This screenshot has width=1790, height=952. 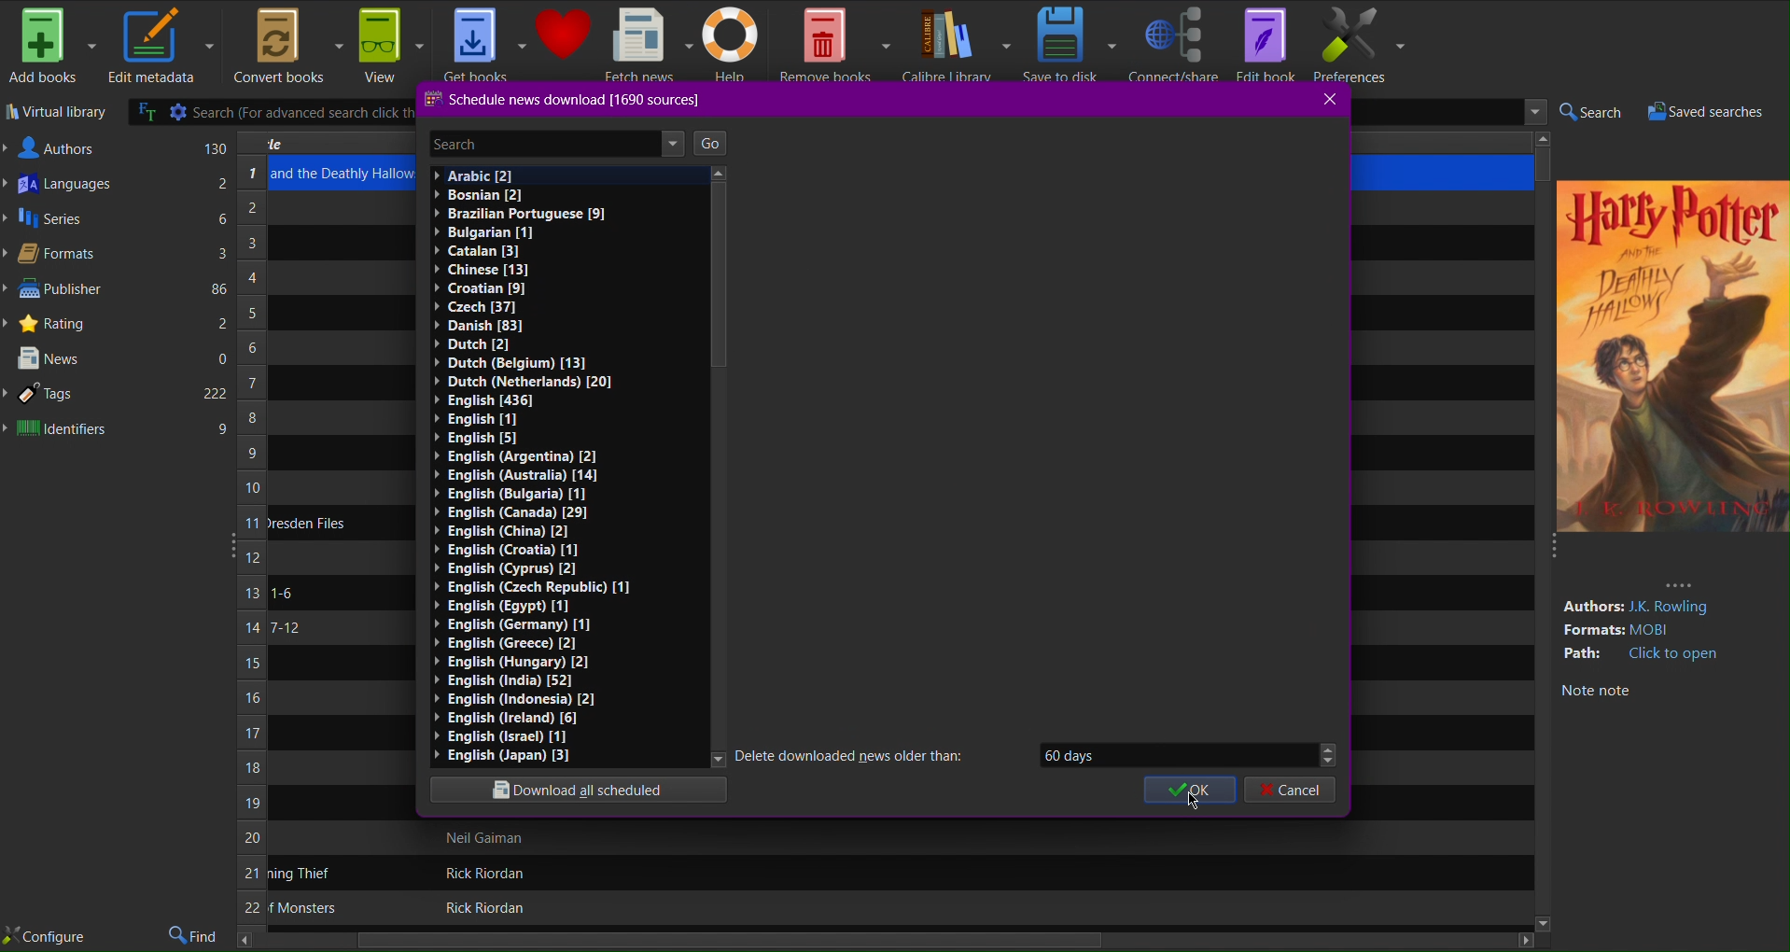 I want to click on Remove books, so click(x=835, y=44).